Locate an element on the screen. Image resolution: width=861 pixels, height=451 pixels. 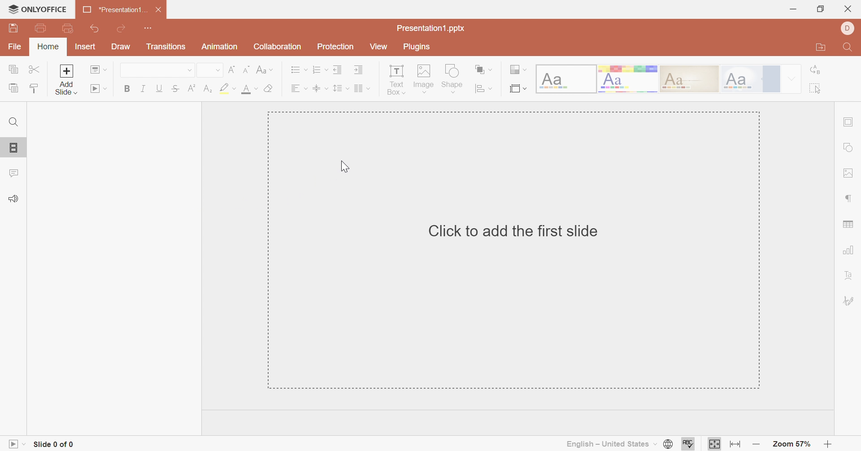
Zoom in is located at coordinates (828, 443).